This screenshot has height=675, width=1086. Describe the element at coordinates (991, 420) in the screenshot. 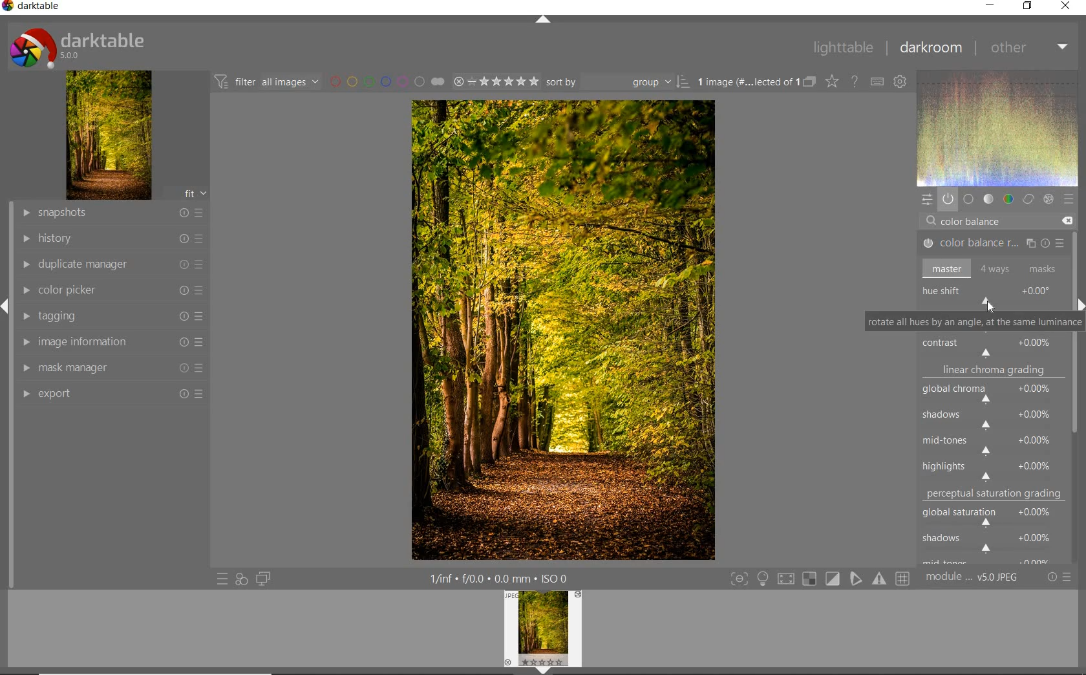

I see `shadows` at that location.